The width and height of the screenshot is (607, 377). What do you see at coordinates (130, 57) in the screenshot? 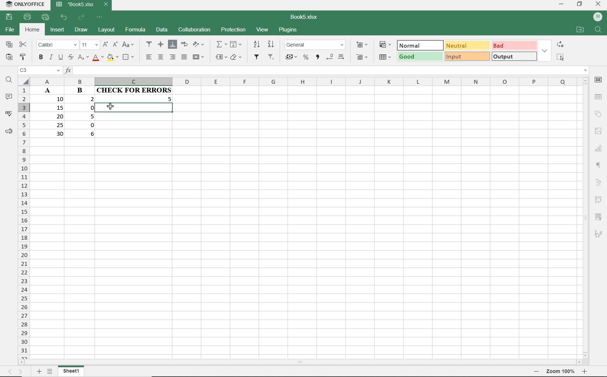
I see `BORDERS` at bounding box center [130, 57].